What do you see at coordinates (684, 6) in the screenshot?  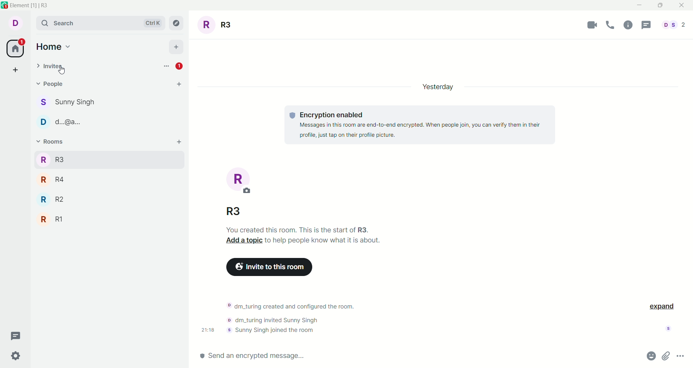 I see `close` at bounding box center [684, 6].